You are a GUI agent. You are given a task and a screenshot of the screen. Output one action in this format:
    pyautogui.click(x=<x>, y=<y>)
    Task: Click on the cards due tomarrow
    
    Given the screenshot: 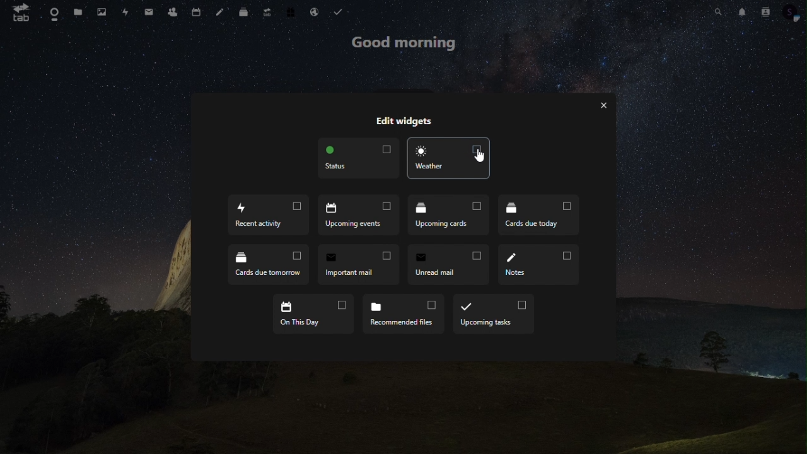 What is the action you would take?
    pyautogui.click(x=269, y=266)
    